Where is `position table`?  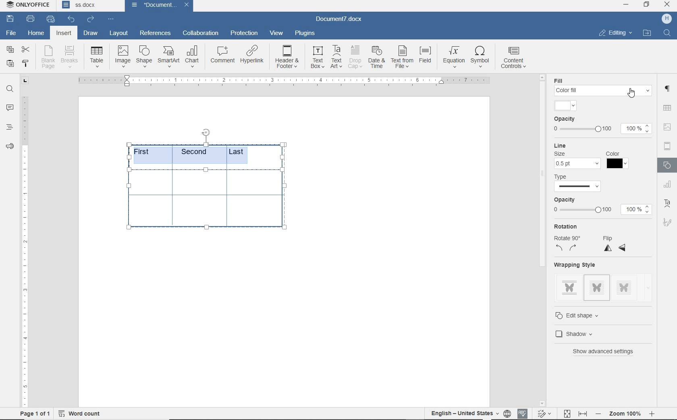
position table is located at coordinates (206, 132).